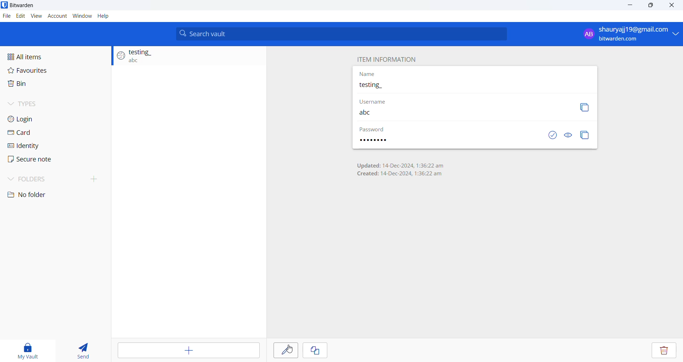  Describe the element at coordinates (585, 107) in the screenshot. I see `Copy button` at that location.